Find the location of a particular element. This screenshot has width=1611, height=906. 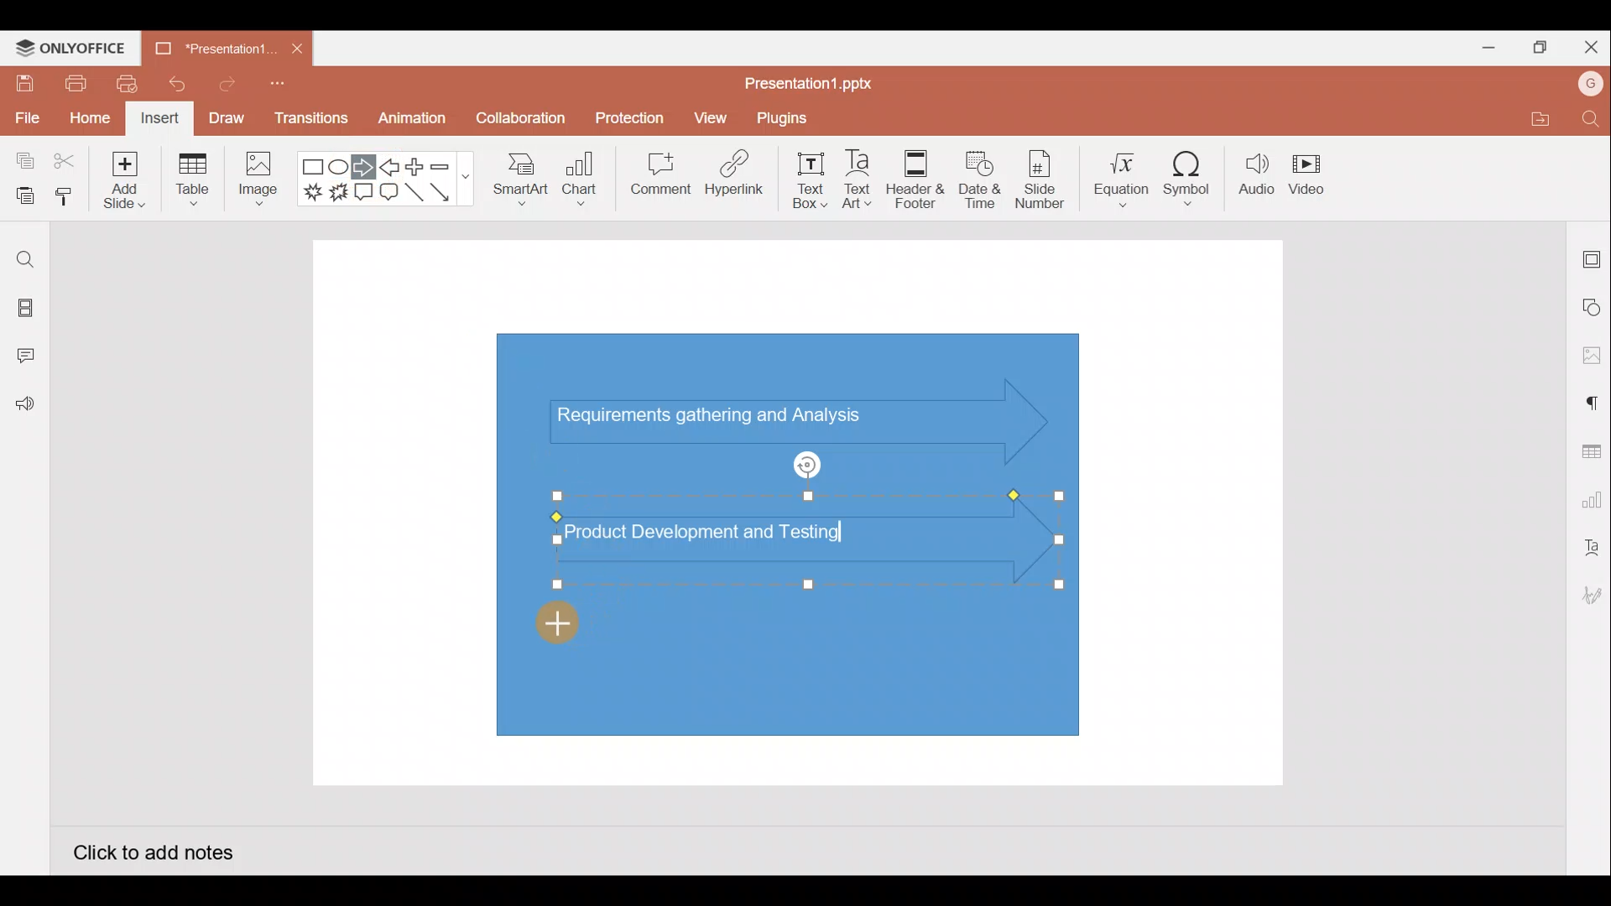

Chart is located at coordinates (581, 177).